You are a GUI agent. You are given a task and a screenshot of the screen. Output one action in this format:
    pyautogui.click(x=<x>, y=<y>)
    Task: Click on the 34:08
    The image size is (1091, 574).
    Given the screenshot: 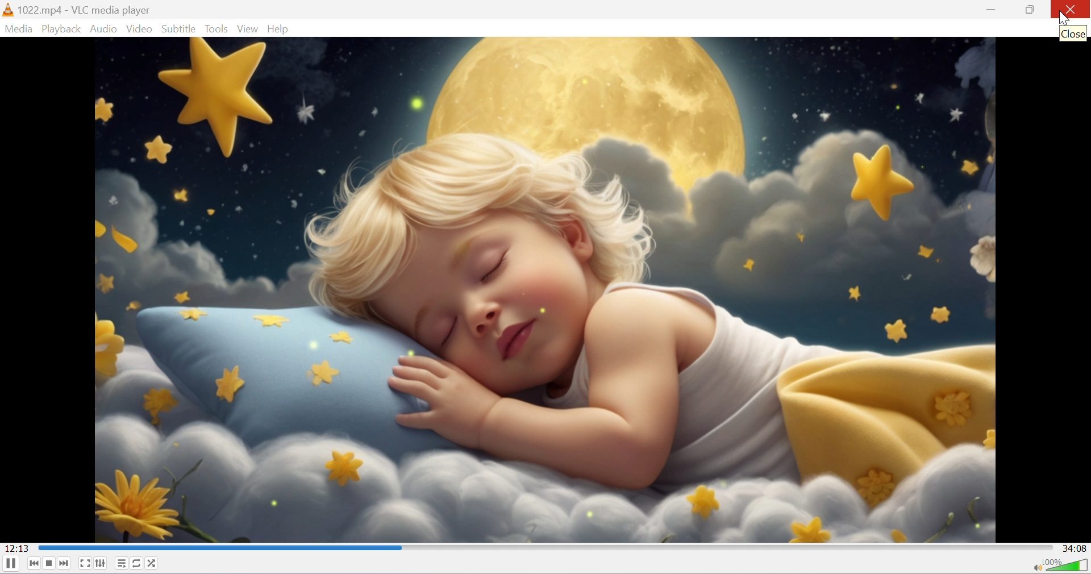 What is the action you would take?
    pyautogui.click(x=1075, y=549)
    